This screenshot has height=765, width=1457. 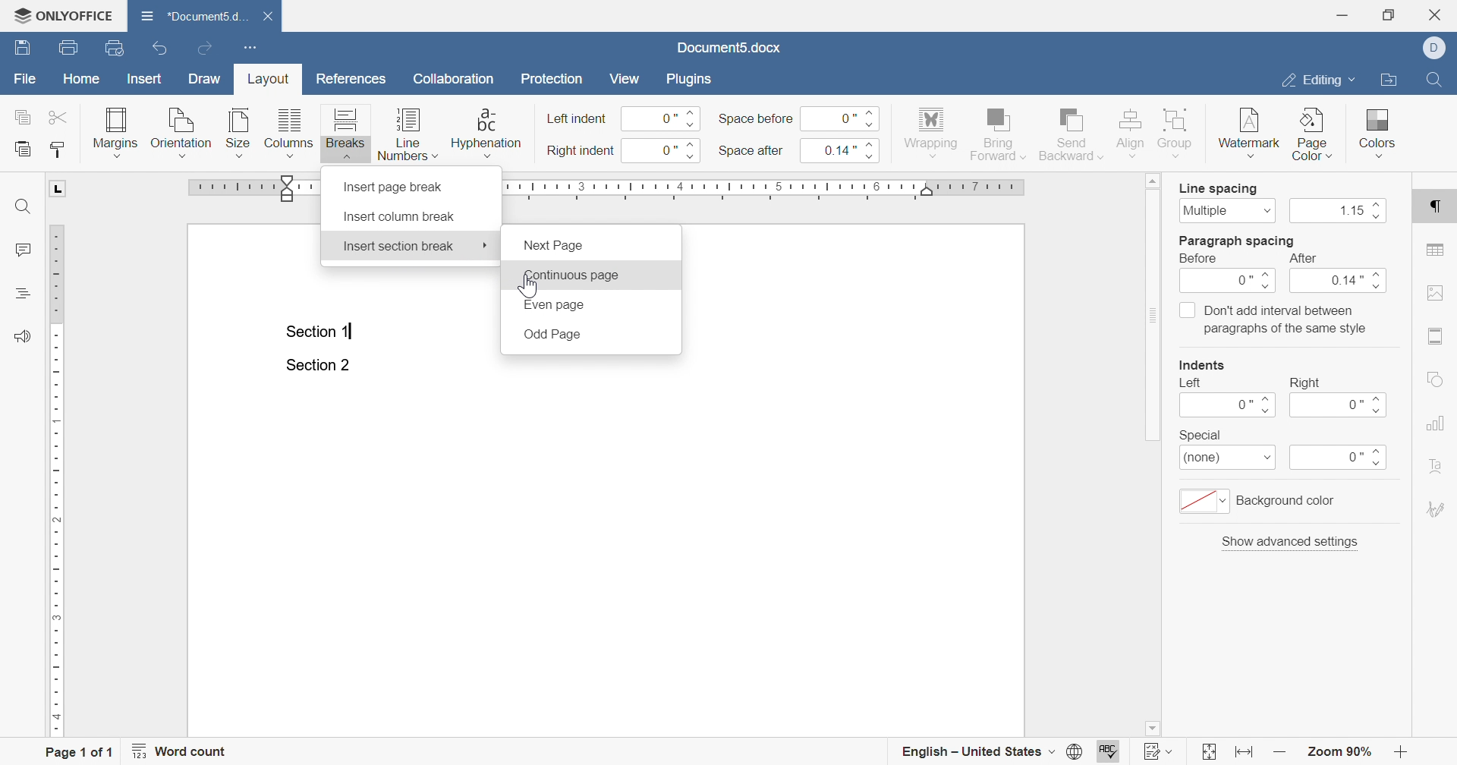 I want to click on insert, so click(x=146, y=80).